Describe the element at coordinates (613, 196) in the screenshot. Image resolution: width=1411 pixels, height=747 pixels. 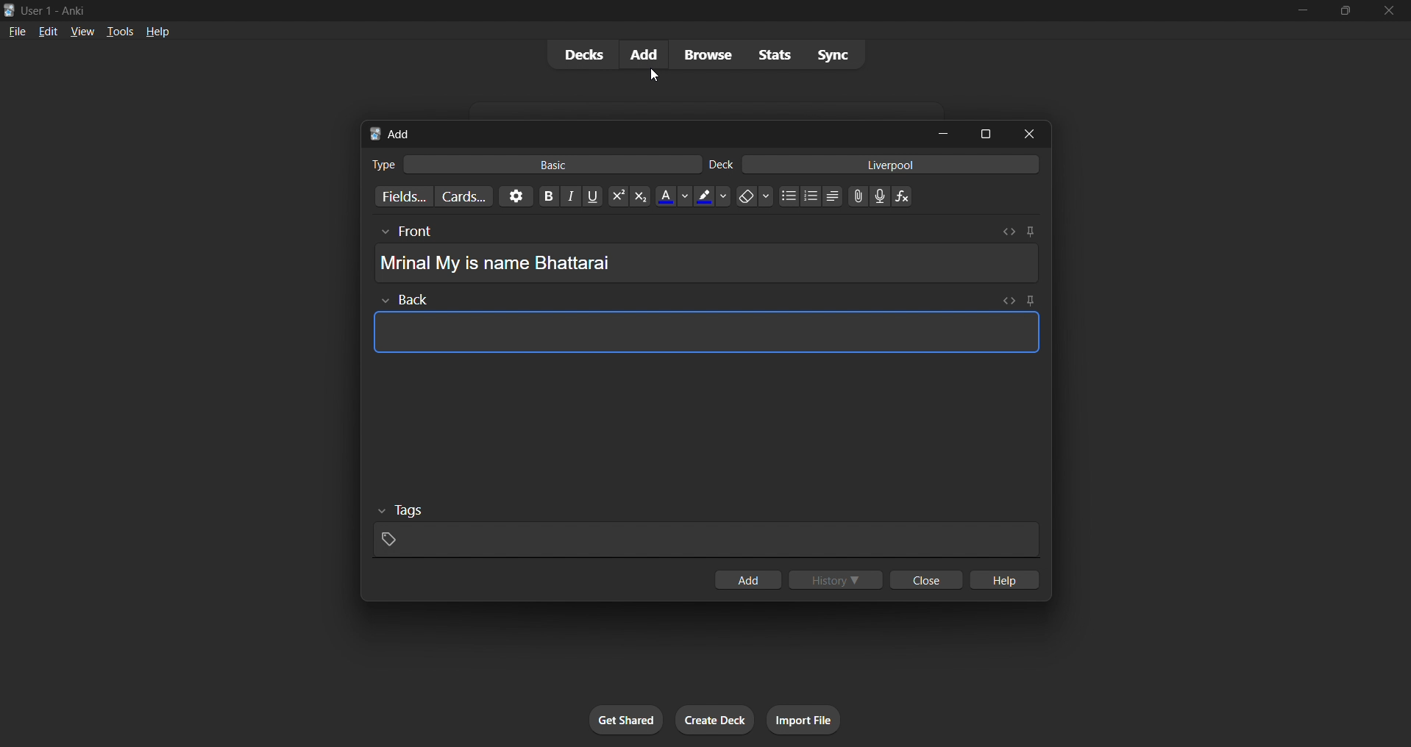
I see `super script` at that location.